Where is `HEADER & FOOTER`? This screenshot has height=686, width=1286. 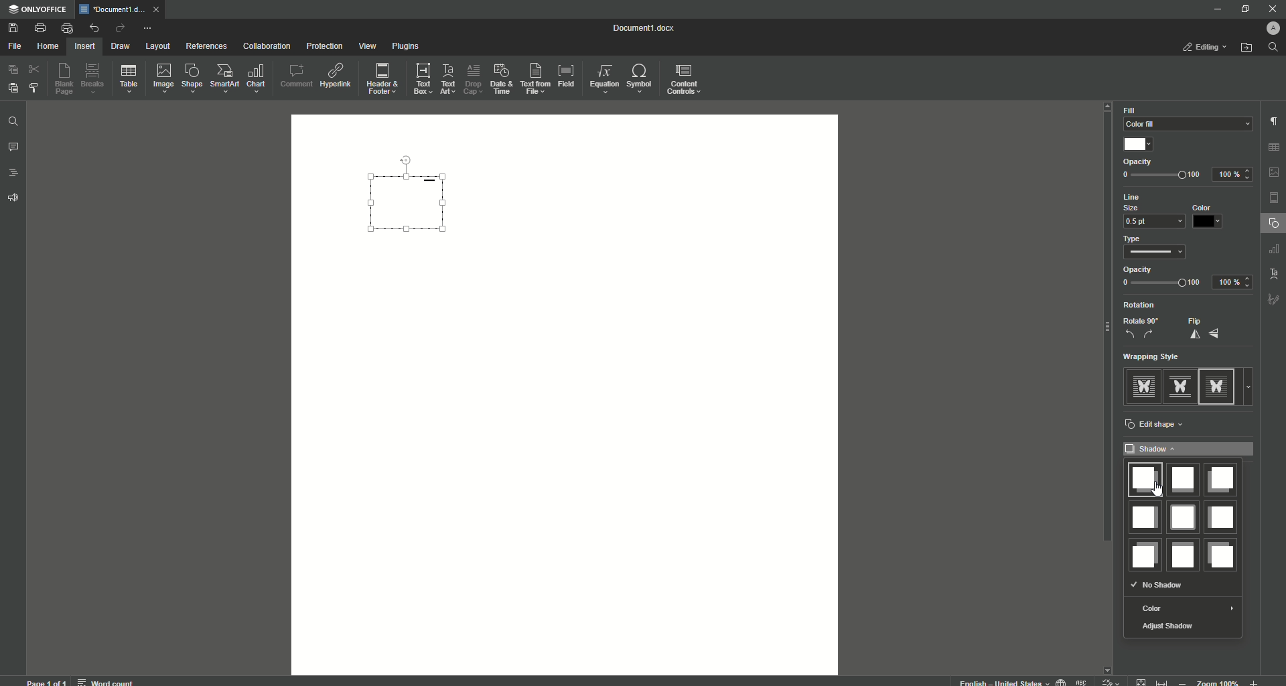 HEADER & FOOTER is located at coordinates (1274, 198).